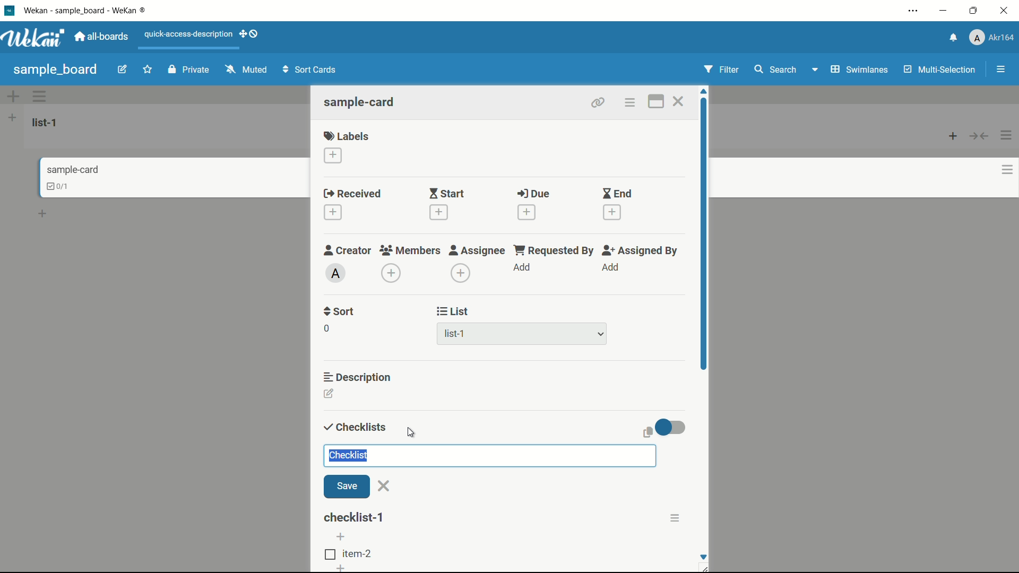  What do you see at coordinates (342, 536) in the screenshot?
I see `add checklist` at bounding box center [342, 536].